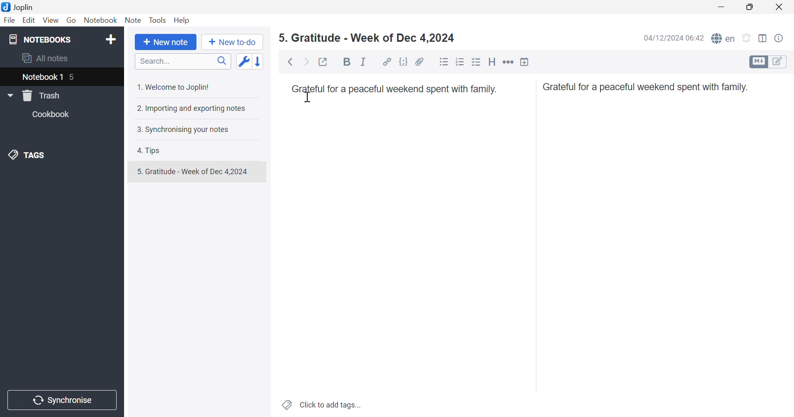 The height and width of the screenshot is (417, 794). Describe the element at coordinates (133, 19) in the screenshot. I see `Note` at that location.